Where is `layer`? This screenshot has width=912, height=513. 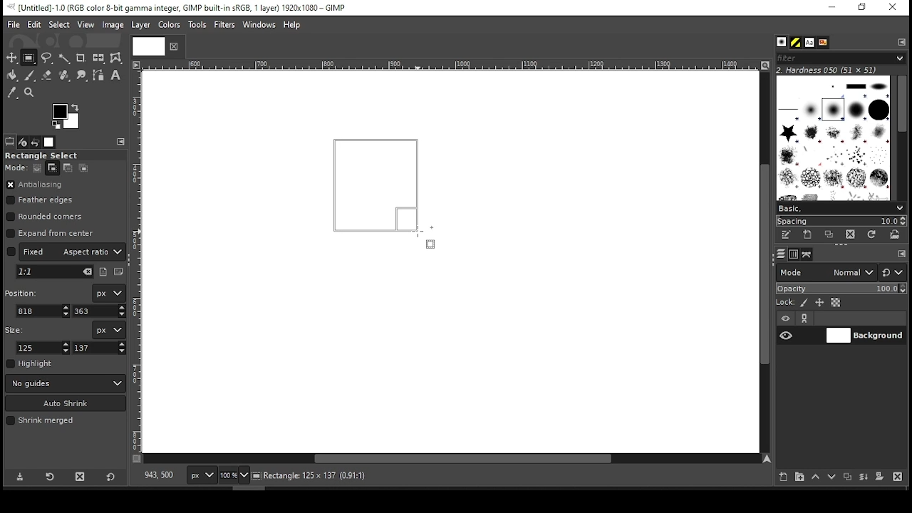 layer is located at coordinates (140, 25).